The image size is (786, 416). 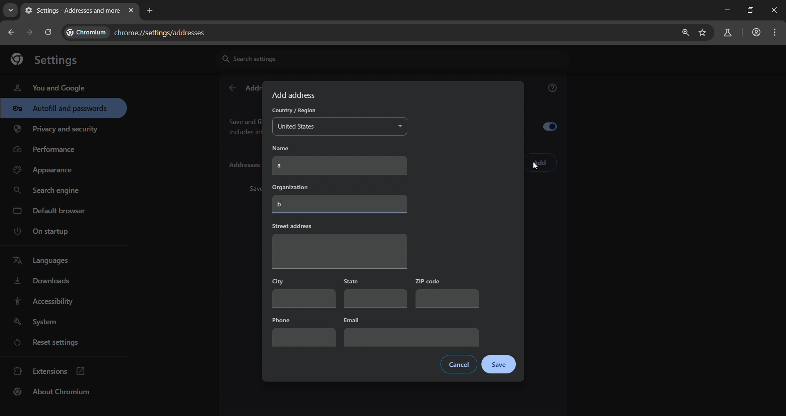 I want to click on current page, so click(x=71, y=10).